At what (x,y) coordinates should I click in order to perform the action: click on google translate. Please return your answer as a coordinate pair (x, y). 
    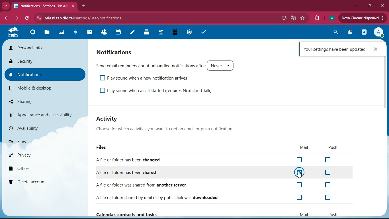
    Looking at the image, I should click on (292, 18).